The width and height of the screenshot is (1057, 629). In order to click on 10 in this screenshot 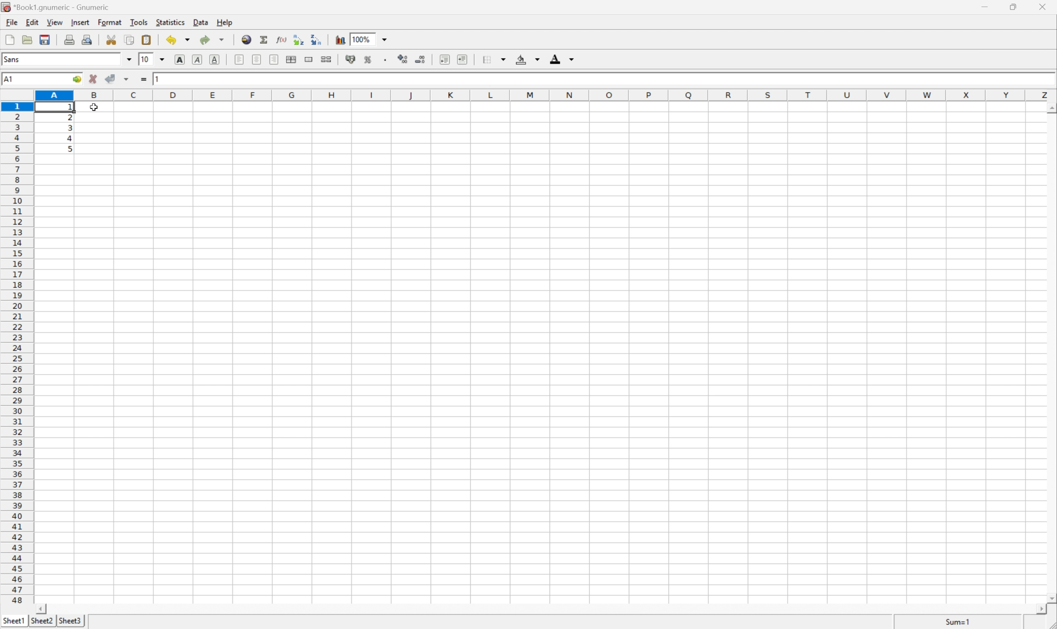, I will do `click(146, 59)`.